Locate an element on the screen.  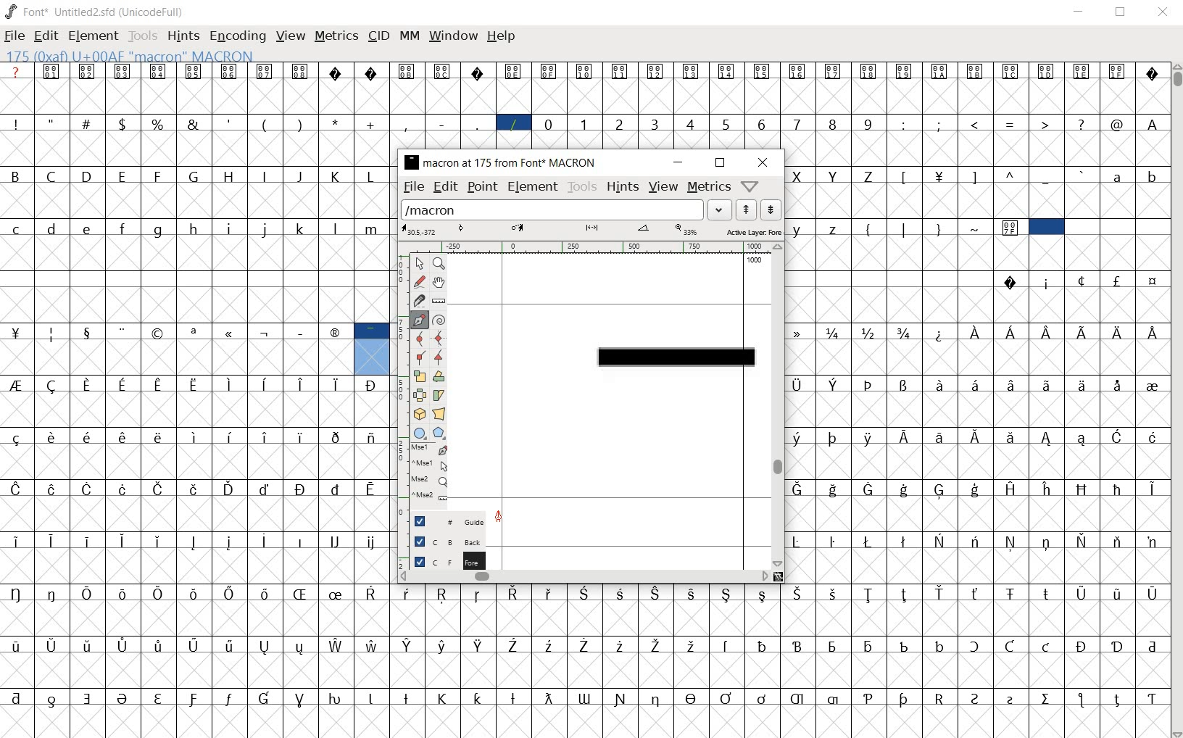
a is located at coordinates (1118, 178).